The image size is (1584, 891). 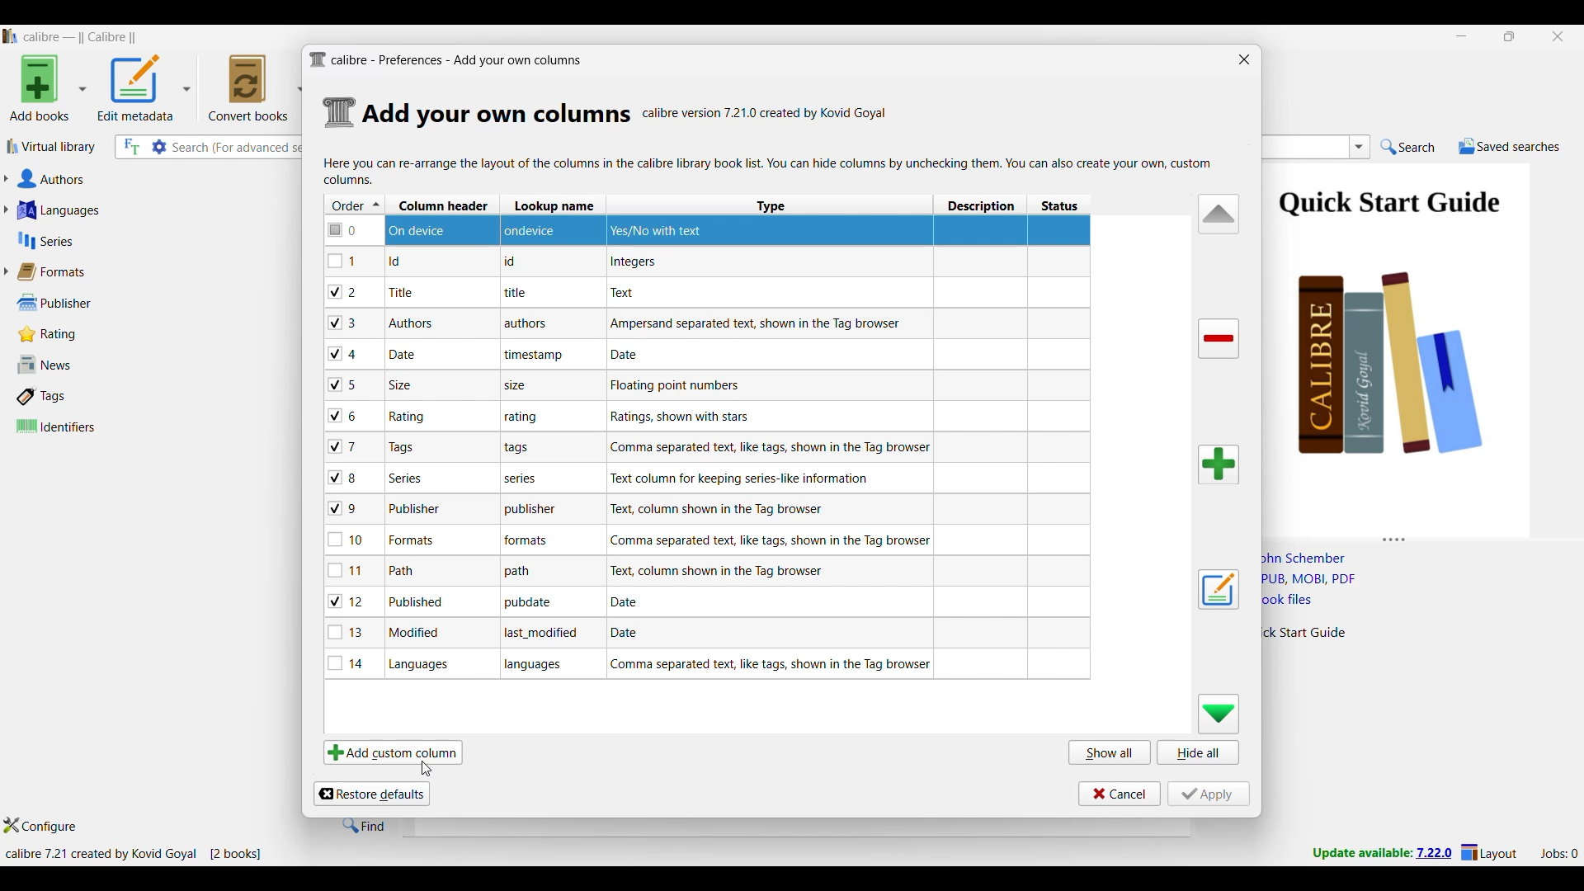 What do you see at coordinates (527, 604) in the screenshot?
I see `note` at bounding box center [527, 604].